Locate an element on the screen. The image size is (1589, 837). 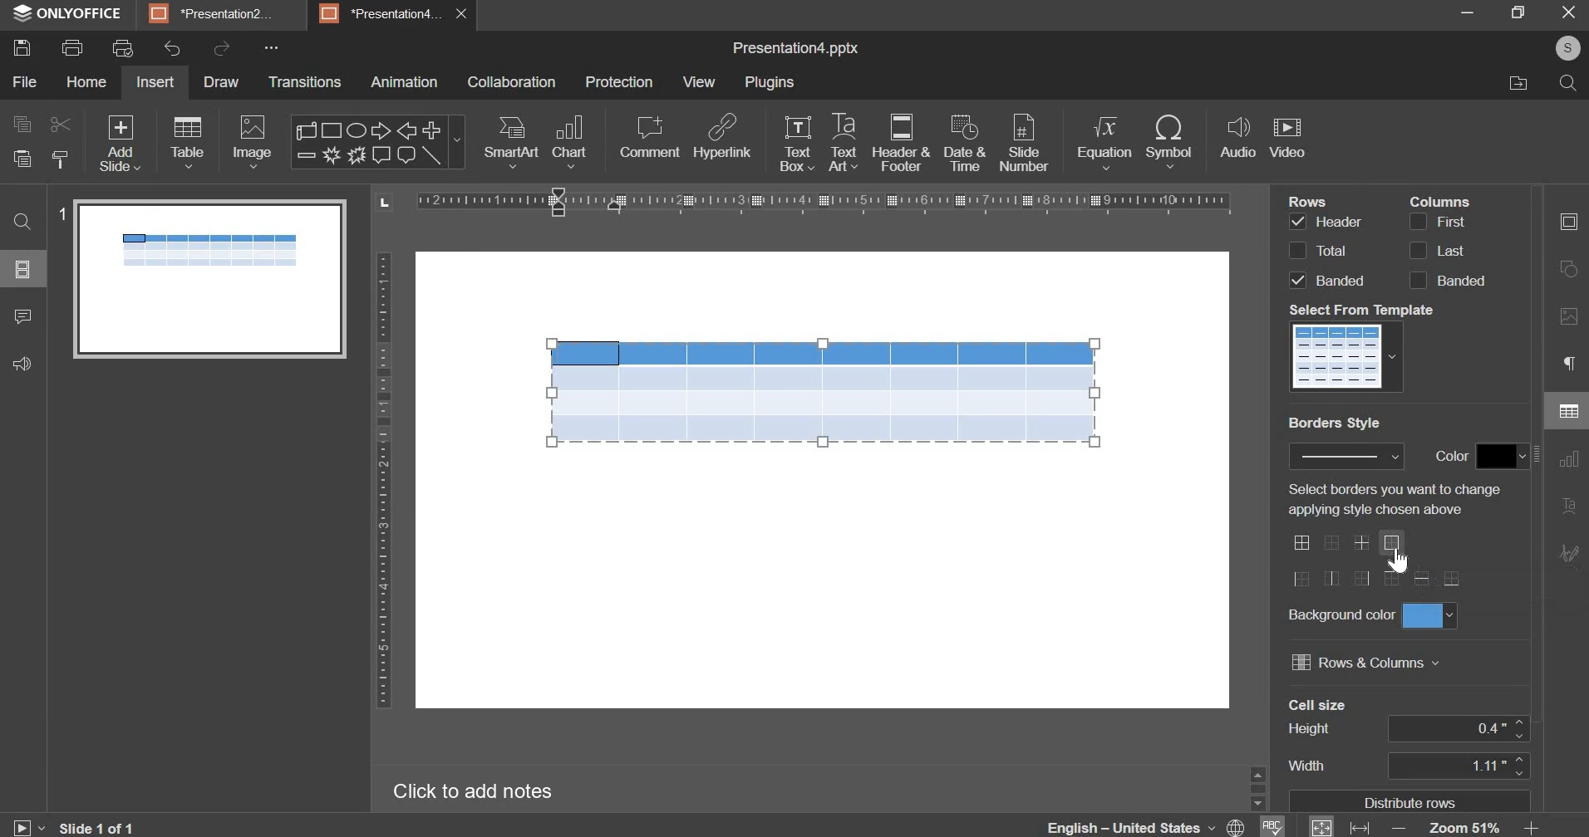
minimize is located at coordinates (1465, 11).